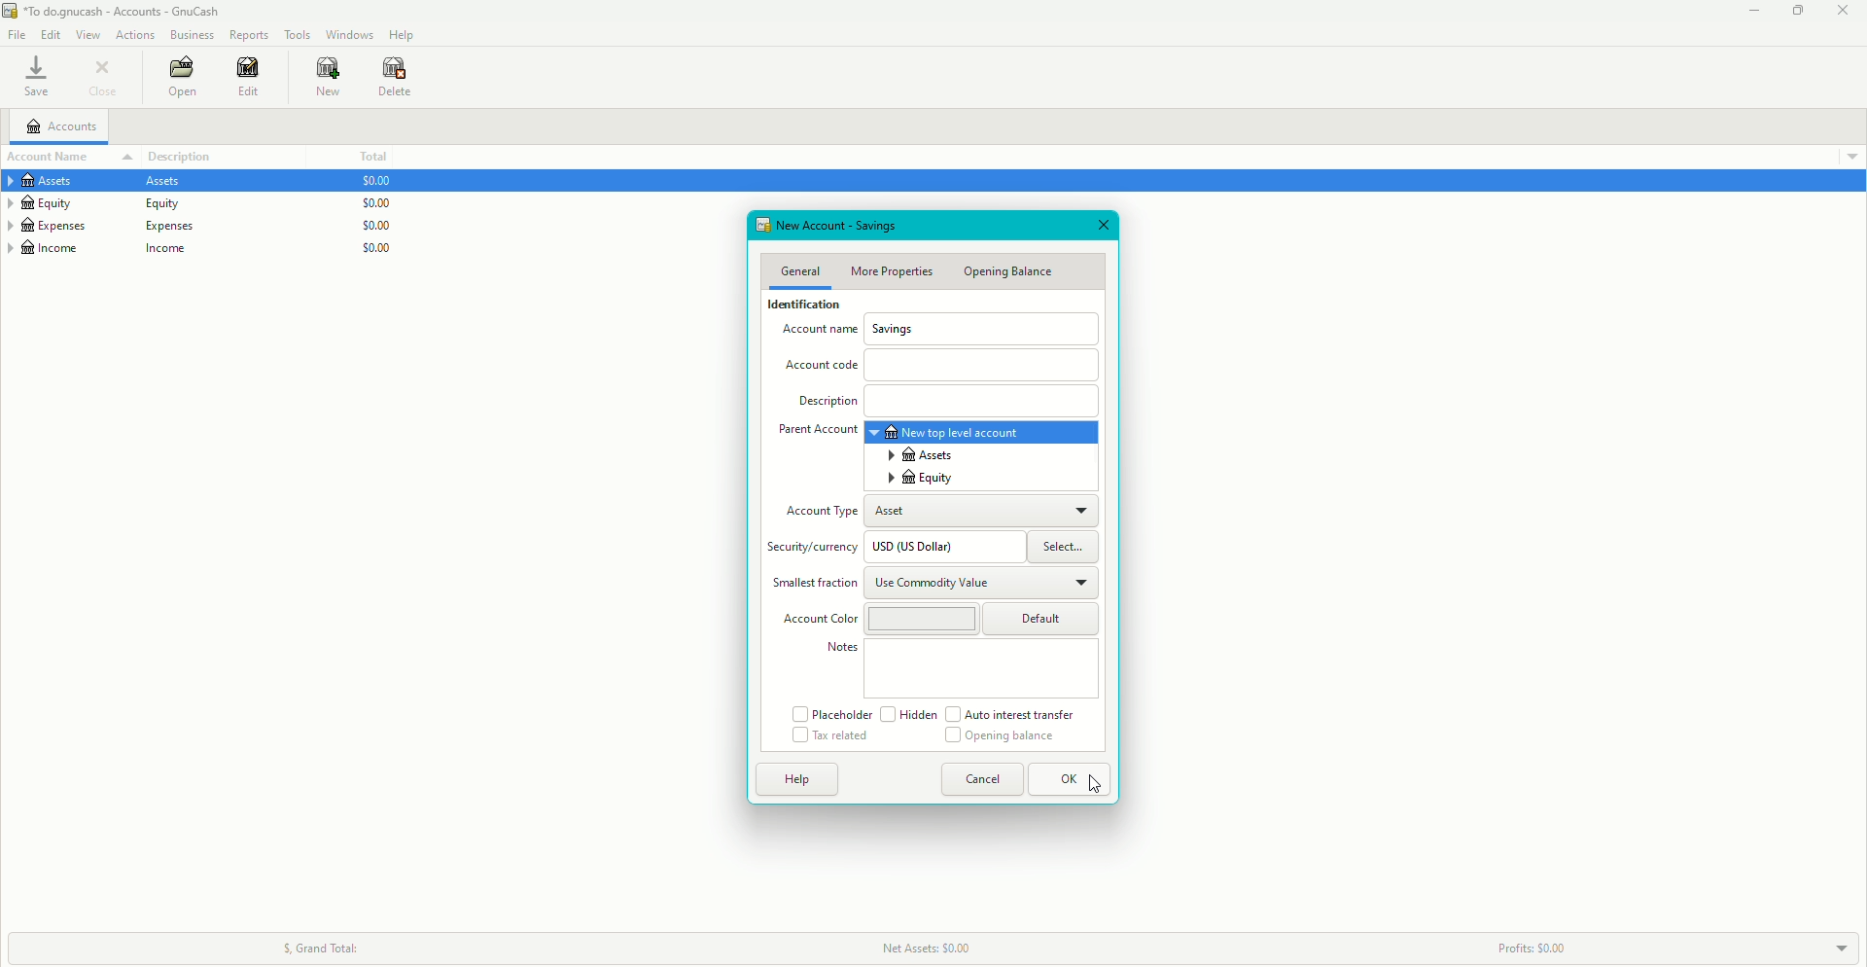 This screenshot has width=1867, height=967. What do you see at coordinates (815, 550) in the screenshot?
I see `Security/currency` at bounding box center [815, 550].